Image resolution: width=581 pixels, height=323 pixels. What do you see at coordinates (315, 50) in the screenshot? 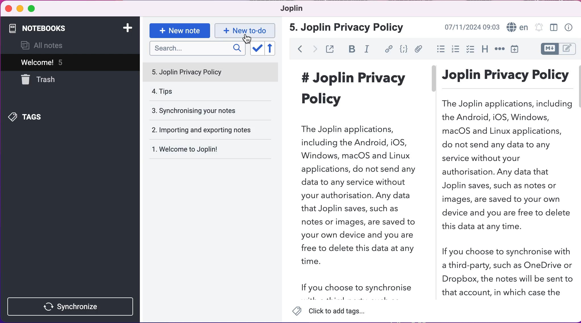
I see `forward` at bounding box center [315, 50].